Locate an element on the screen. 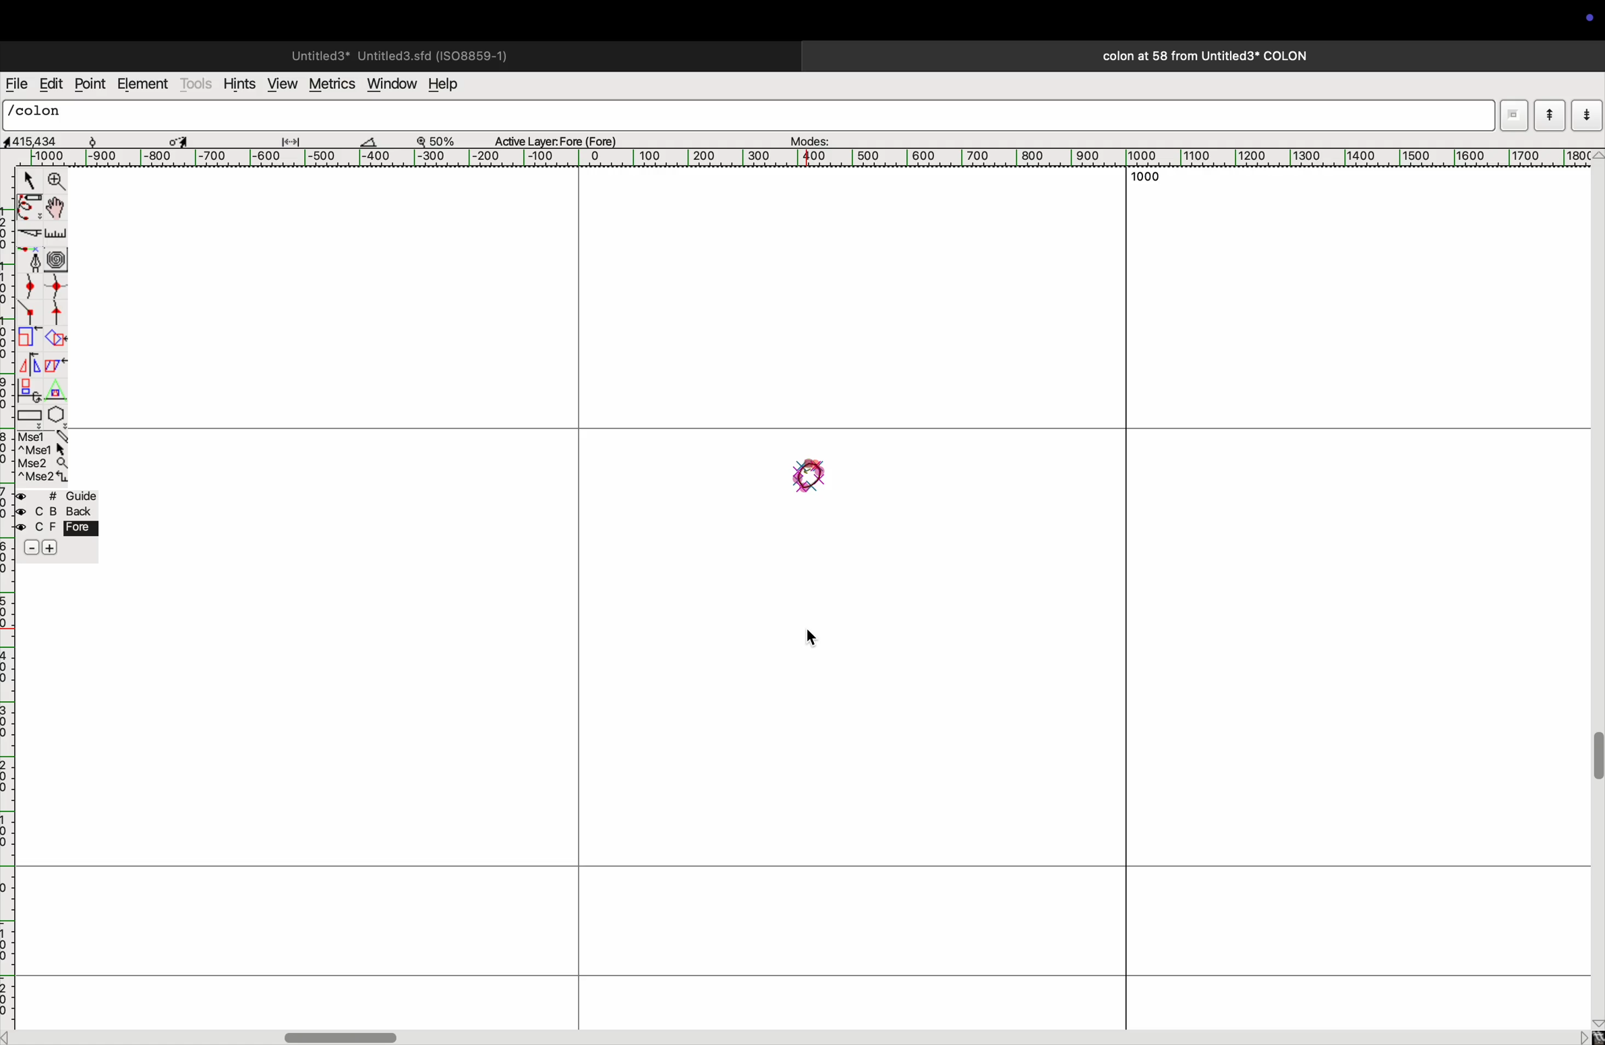 The image size is (1605, 1045). colon title is located at coordinates (1199, 56).